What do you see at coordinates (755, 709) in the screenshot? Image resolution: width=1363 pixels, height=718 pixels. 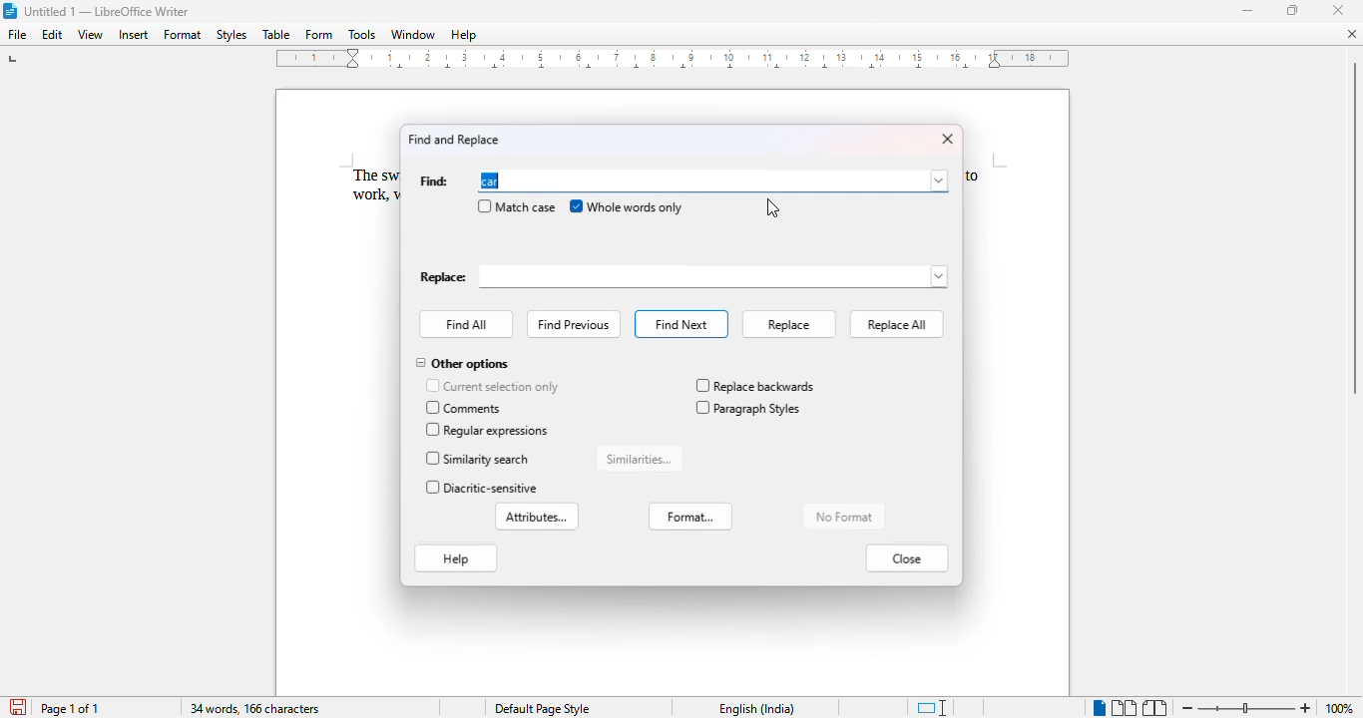 I see `English (India)` at bounding box center [755, 709].